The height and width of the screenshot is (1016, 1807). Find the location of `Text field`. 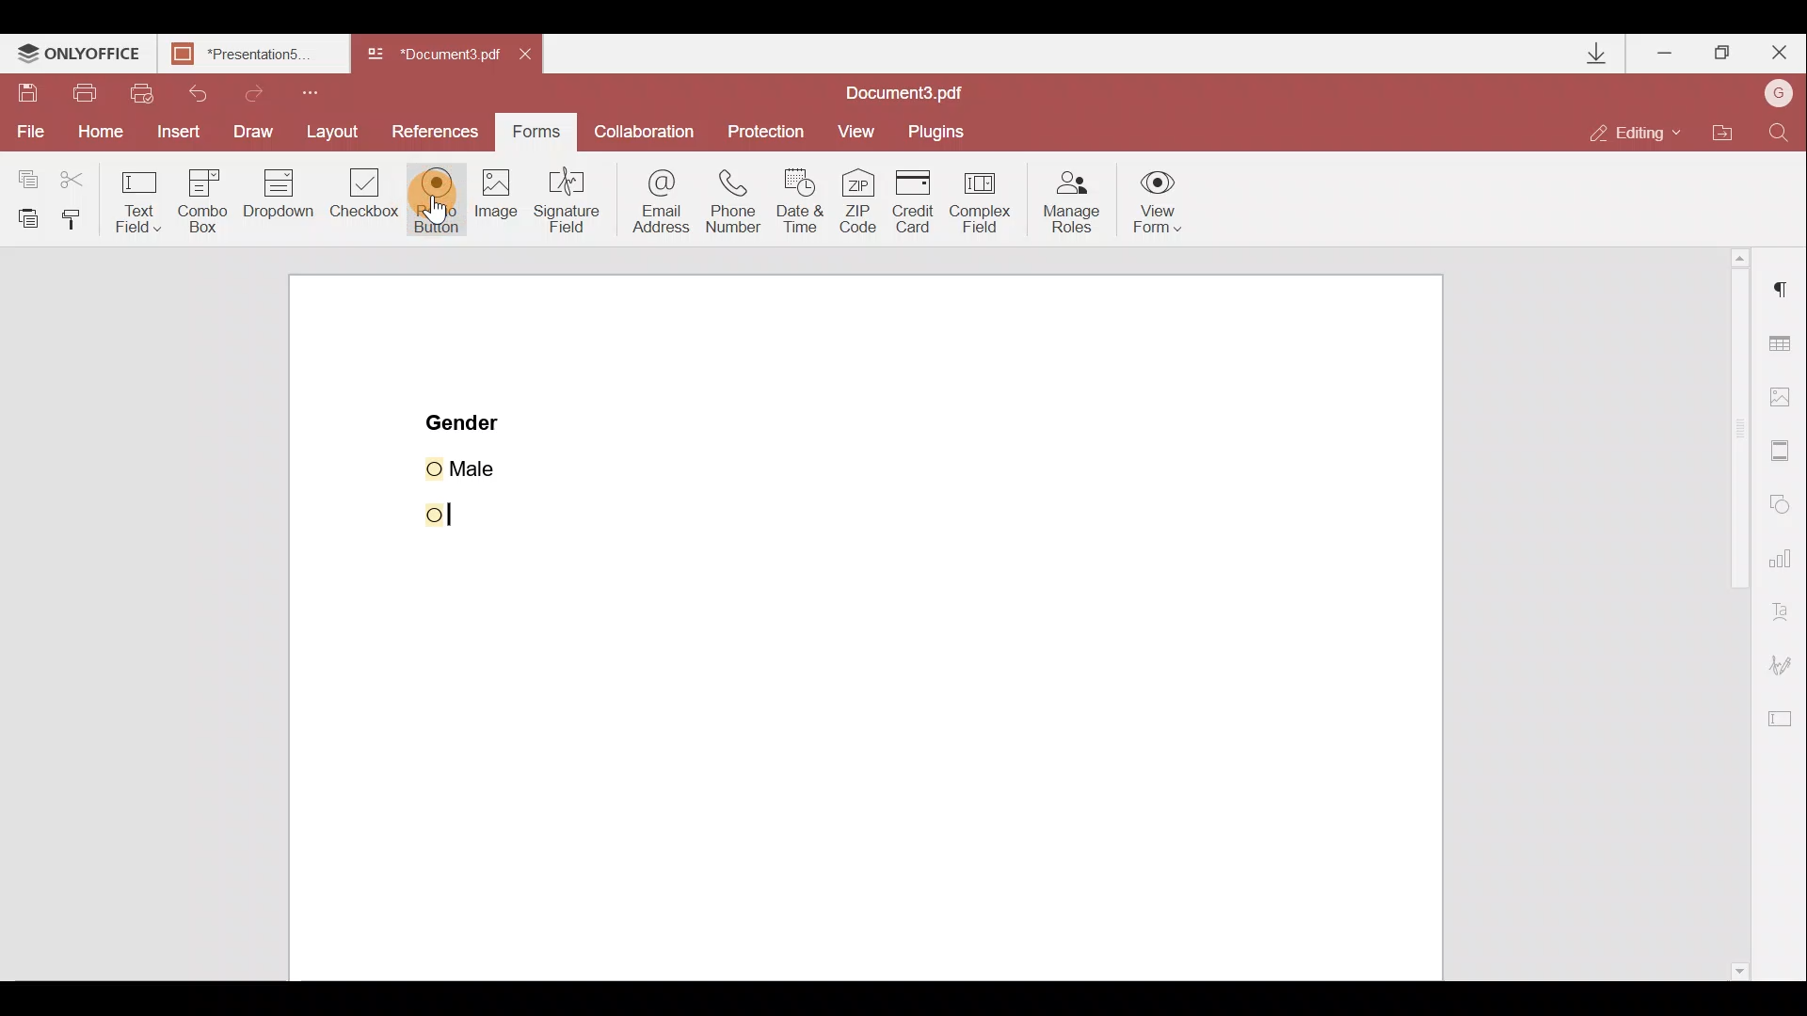

Text field is located at coordinates (136, 198).